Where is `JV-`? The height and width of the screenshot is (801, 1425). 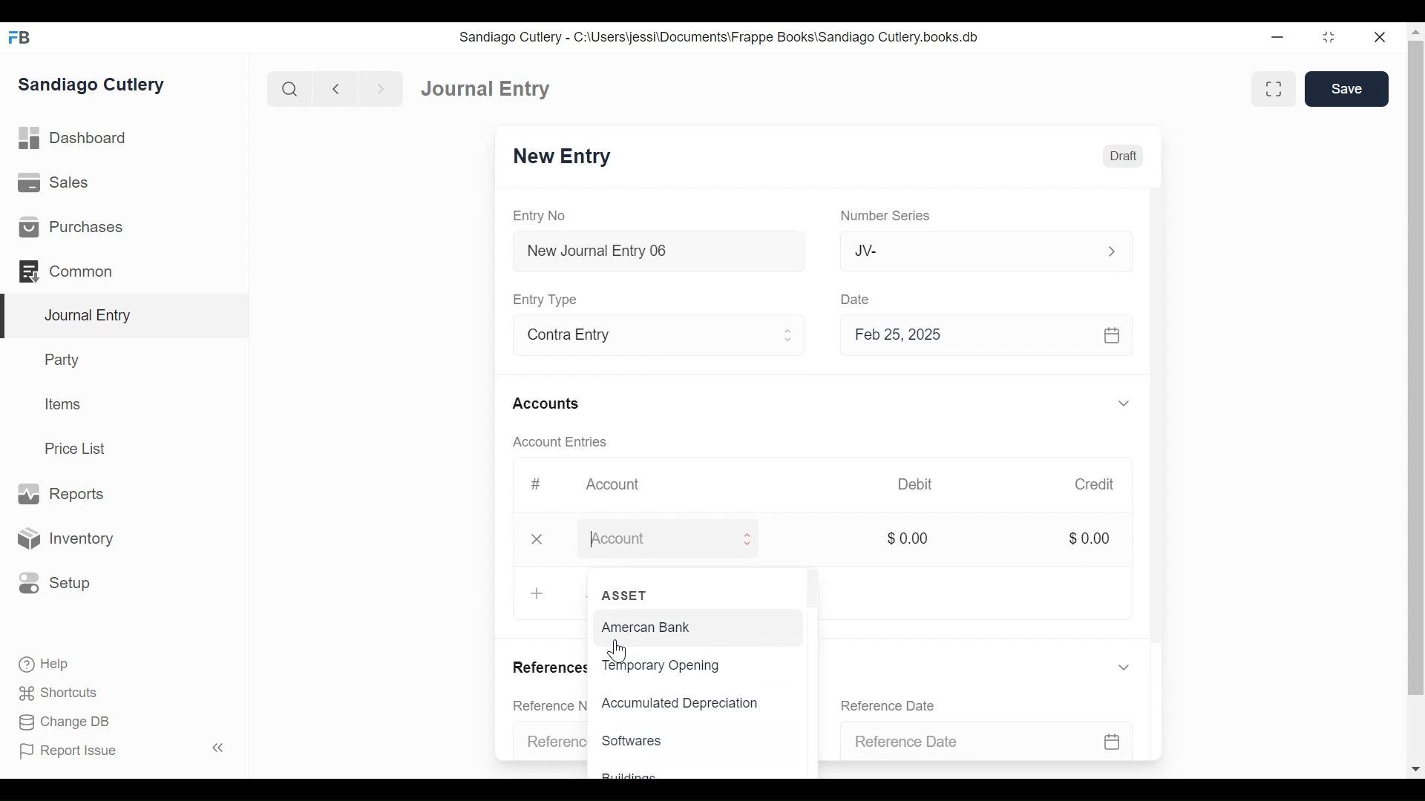
JV- is located at coordinates (965, 249).